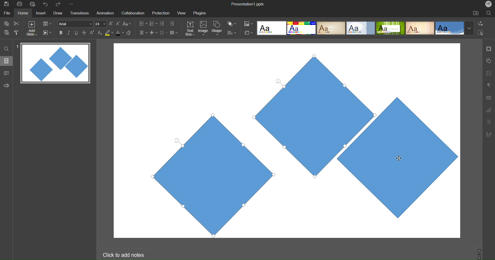 The image size is (495, 260). I want to click on Collaboration, so click(132, 13).